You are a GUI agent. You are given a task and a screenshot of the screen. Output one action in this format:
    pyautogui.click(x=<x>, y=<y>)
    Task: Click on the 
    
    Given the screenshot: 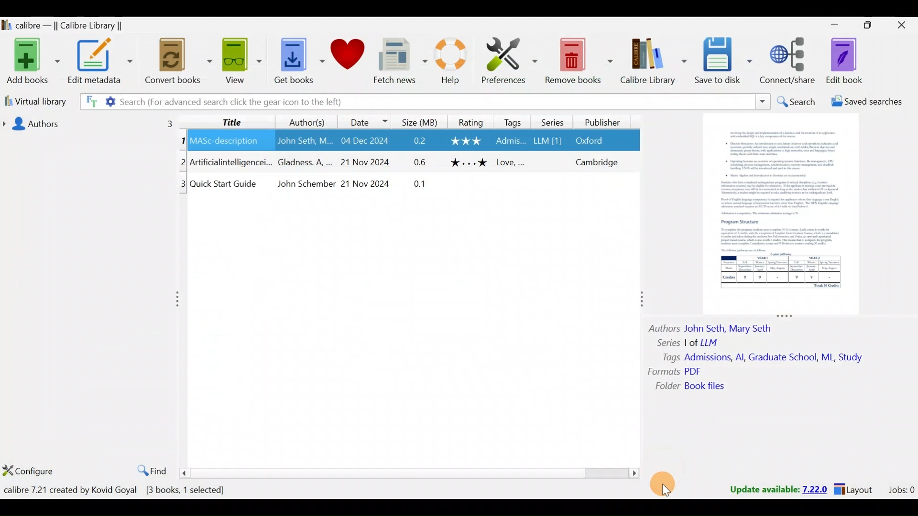 What is the action you would take?
    pyautogui.click(x=509, y=141)
    